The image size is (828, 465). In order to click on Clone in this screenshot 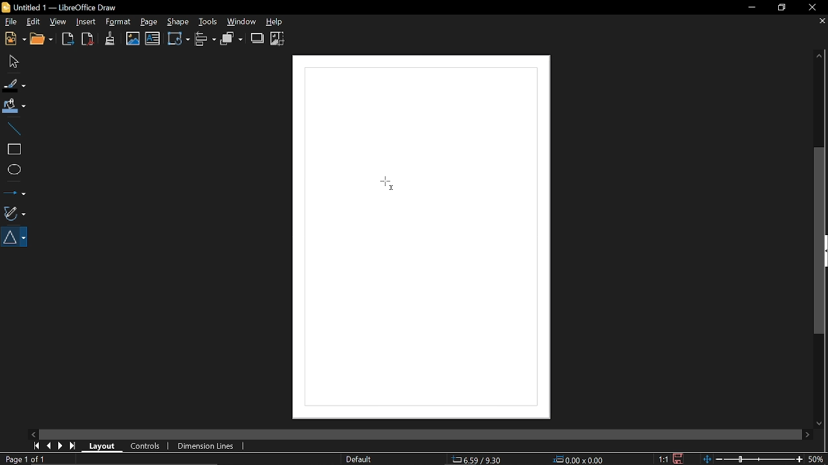, I will do `click(110, 38)`.